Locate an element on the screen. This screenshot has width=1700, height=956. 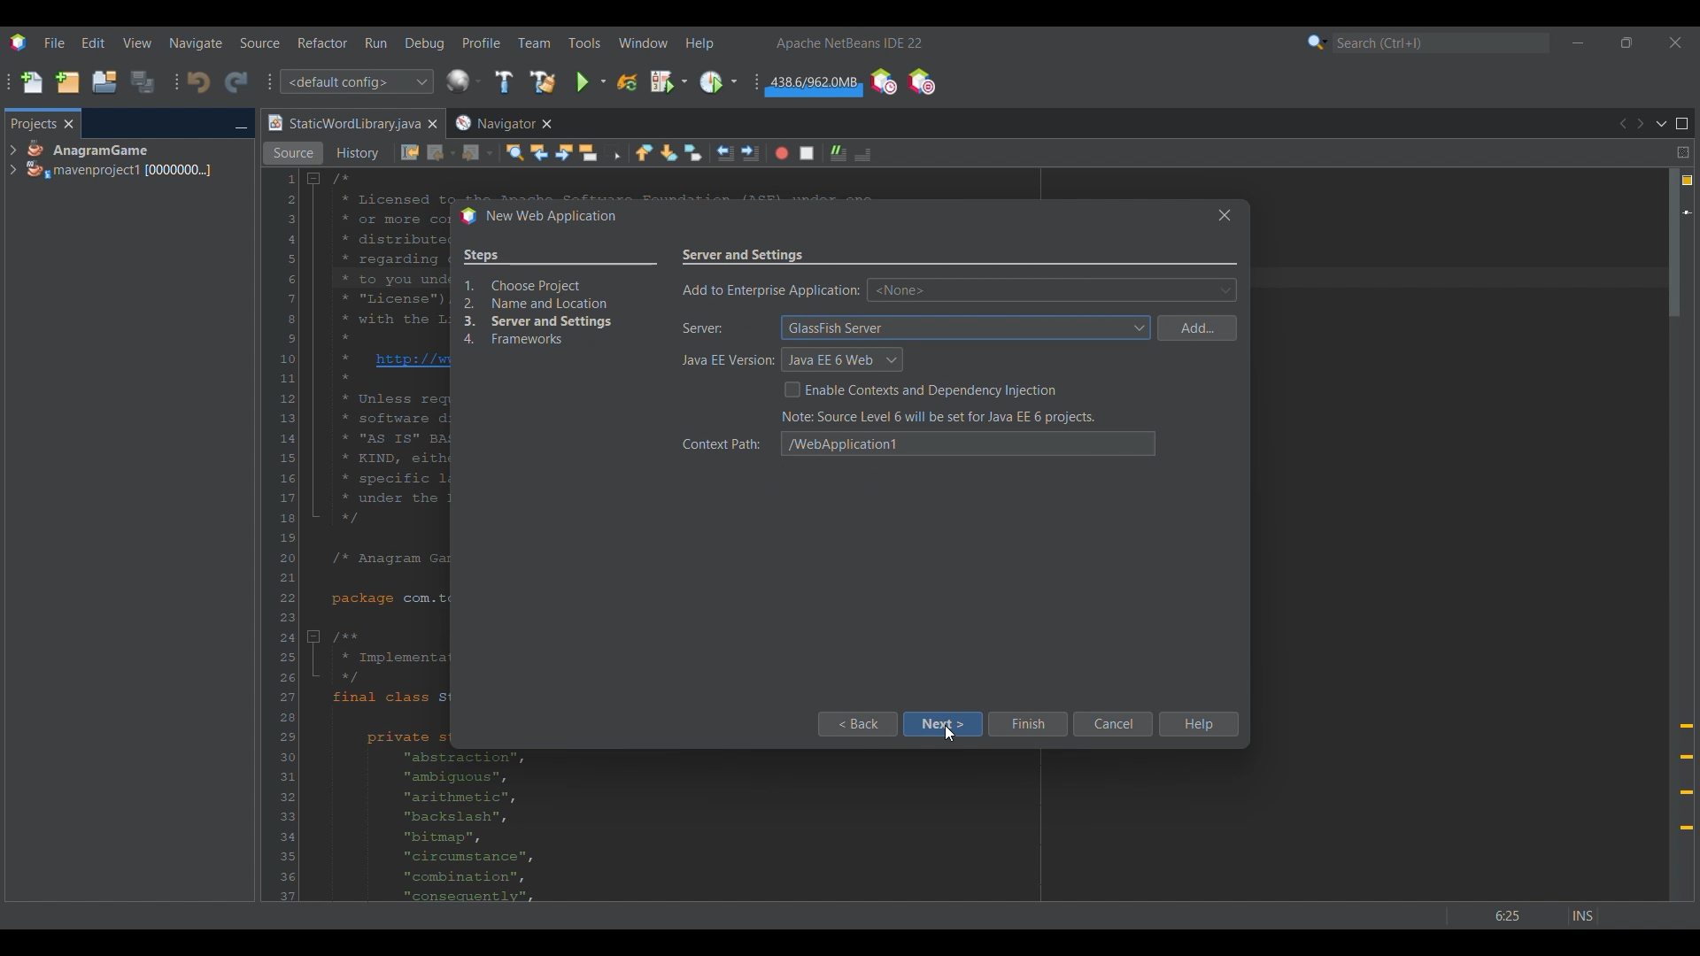
Team menu is located at coordinates (534, 42).